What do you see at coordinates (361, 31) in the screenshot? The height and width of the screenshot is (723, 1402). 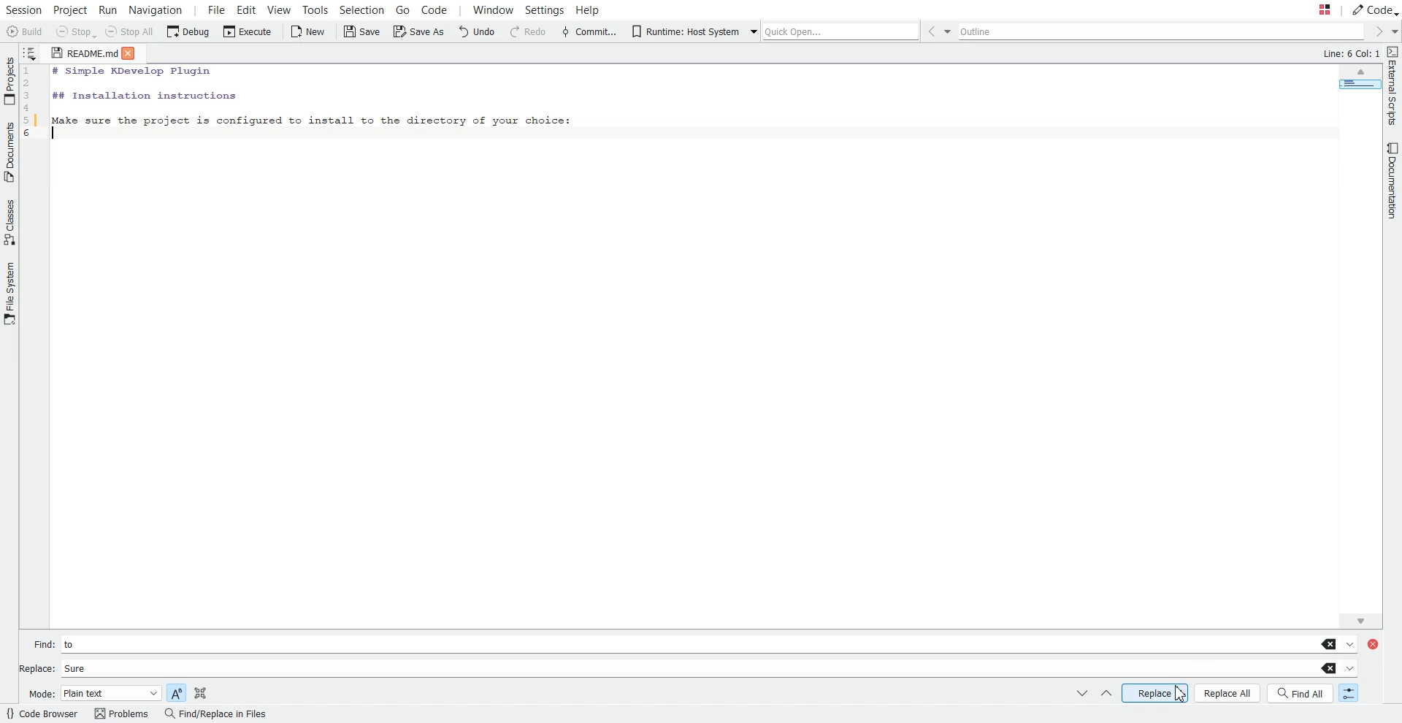 I see `Save` at bounding box center [361, 31].